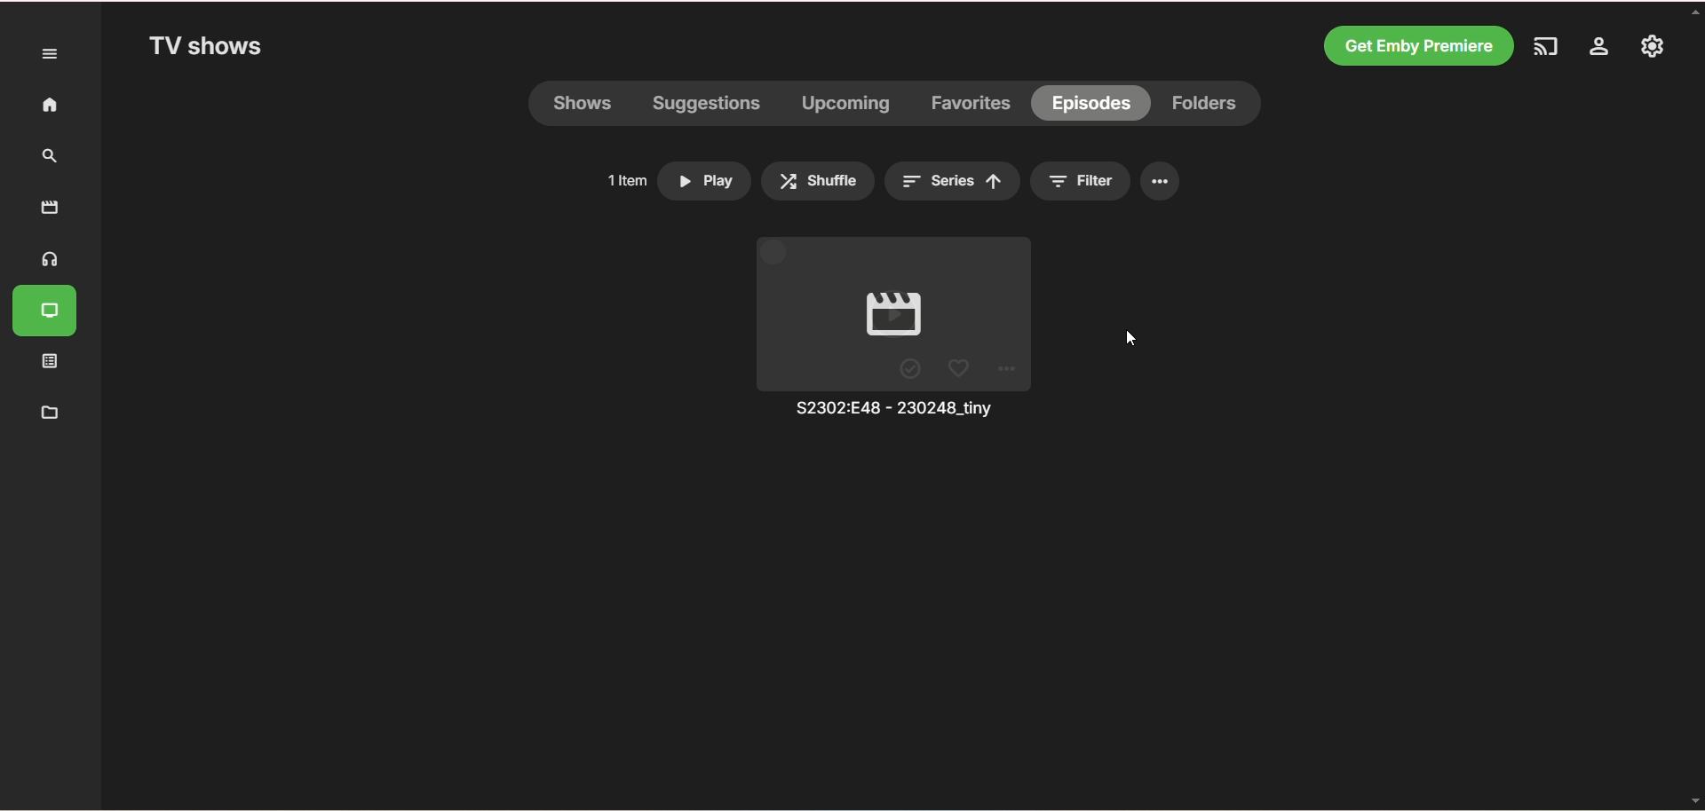  What do you see at coordinates (710, 105) in the screenshot?
I see `suggestions` at bounding box center [710, 105].